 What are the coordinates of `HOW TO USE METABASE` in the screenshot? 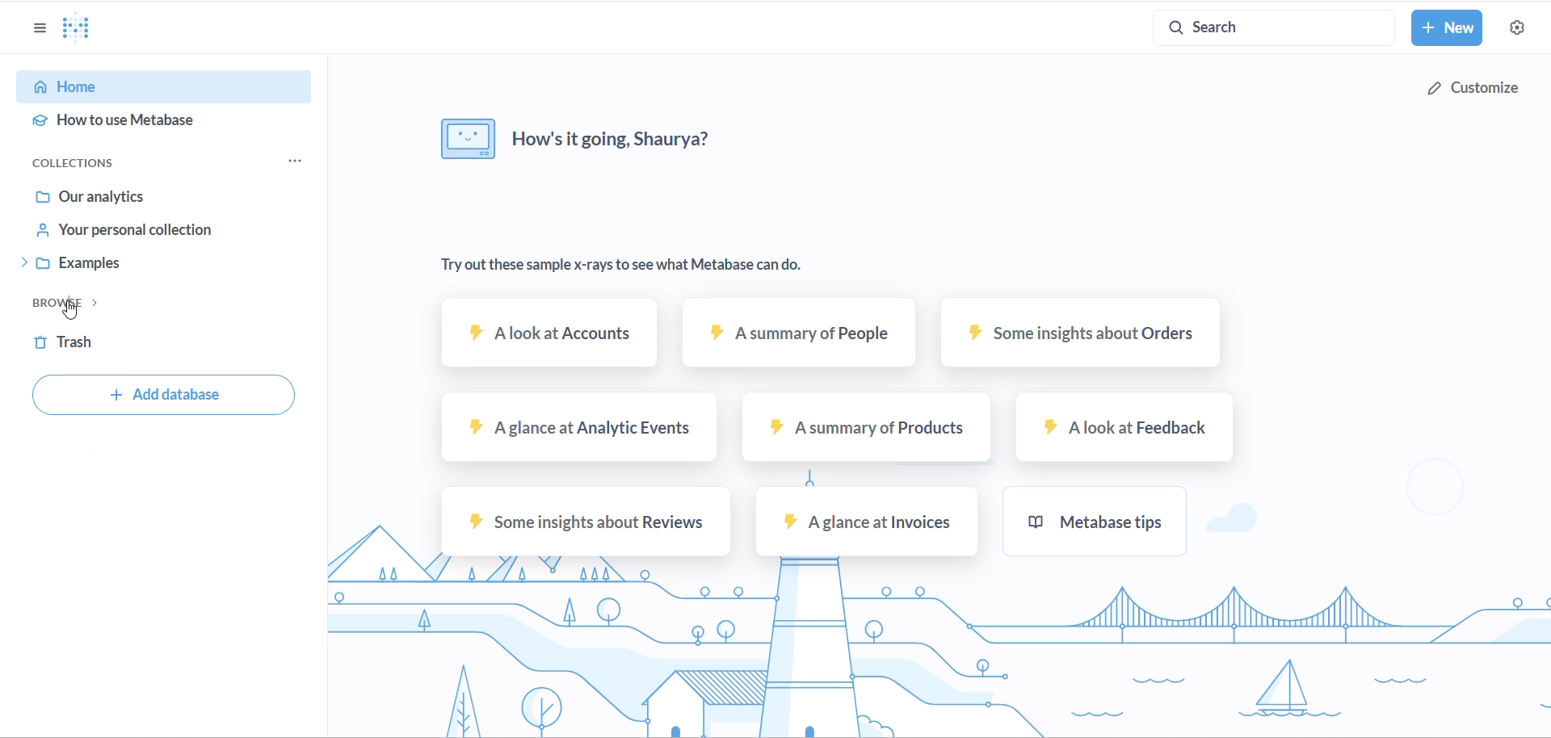 It's located at (149, 120).